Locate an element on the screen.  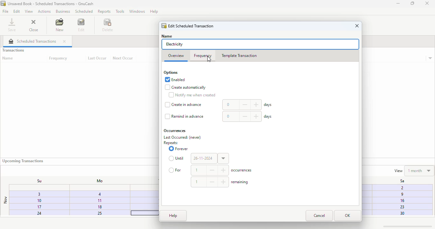
close is located at coordinates (427, 3).